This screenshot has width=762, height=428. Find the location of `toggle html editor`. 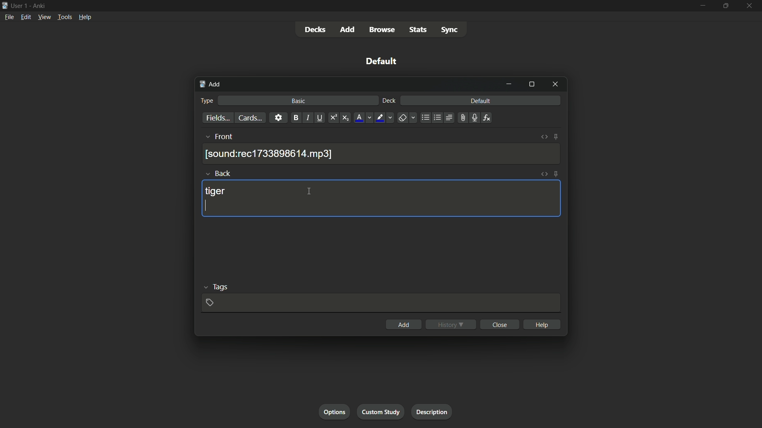

toggle html editor is located at coordinates (544, 174).